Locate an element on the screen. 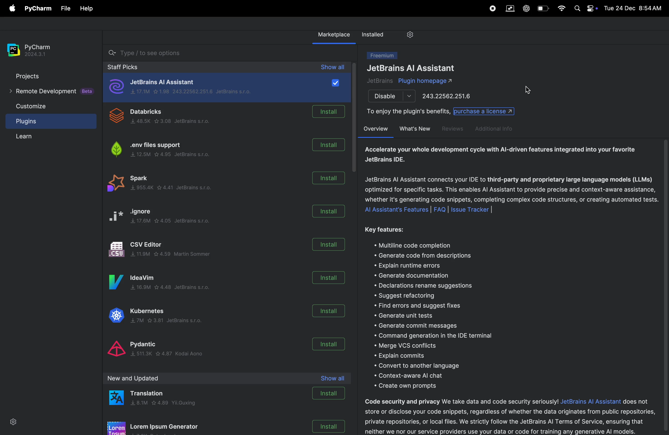  whats new is located at coordinates (415, 129).